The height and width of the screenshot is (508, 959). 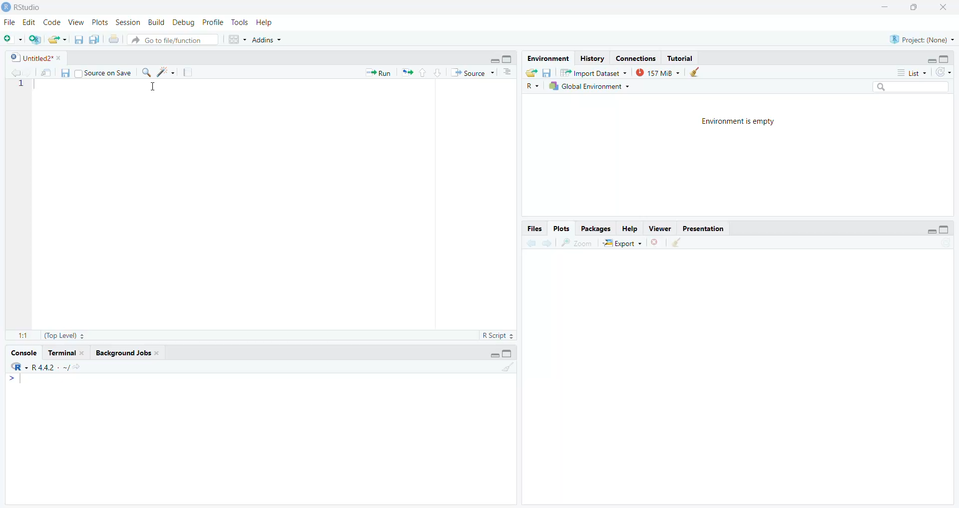 What do you see at coordinates (911, 86) in the screenshot?
I see `search` at bounding box center [911, 86].